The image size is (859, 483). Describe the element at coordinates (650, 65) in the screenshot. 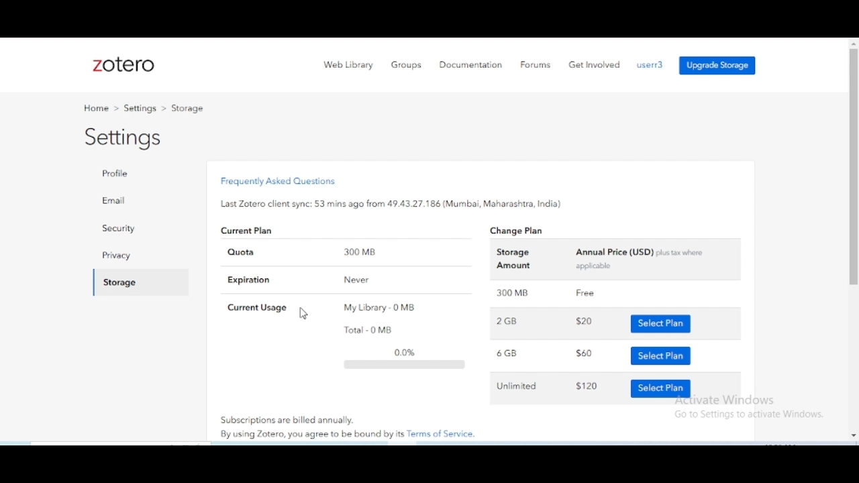

I see `profile` at that location.